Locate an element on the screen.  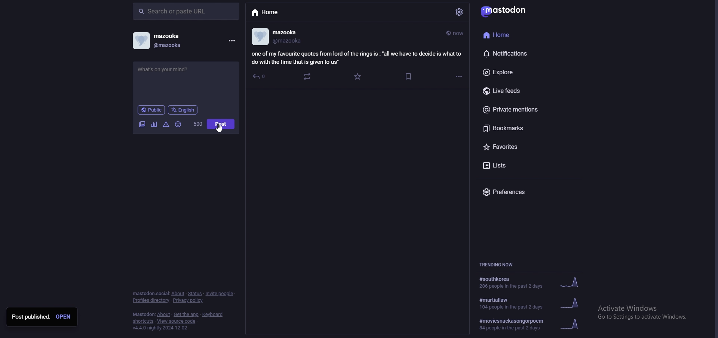
favourite is located at coordinates (359, 77).